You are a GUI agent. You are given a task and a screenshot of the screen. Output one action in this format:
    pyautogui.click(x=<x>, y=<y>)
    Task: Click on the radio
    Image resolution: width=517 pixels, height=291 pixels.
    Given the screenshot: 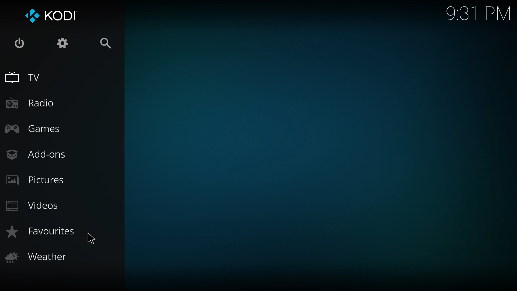 What is the action you would take?
    pyautogui.click(x=32, y=106)
    